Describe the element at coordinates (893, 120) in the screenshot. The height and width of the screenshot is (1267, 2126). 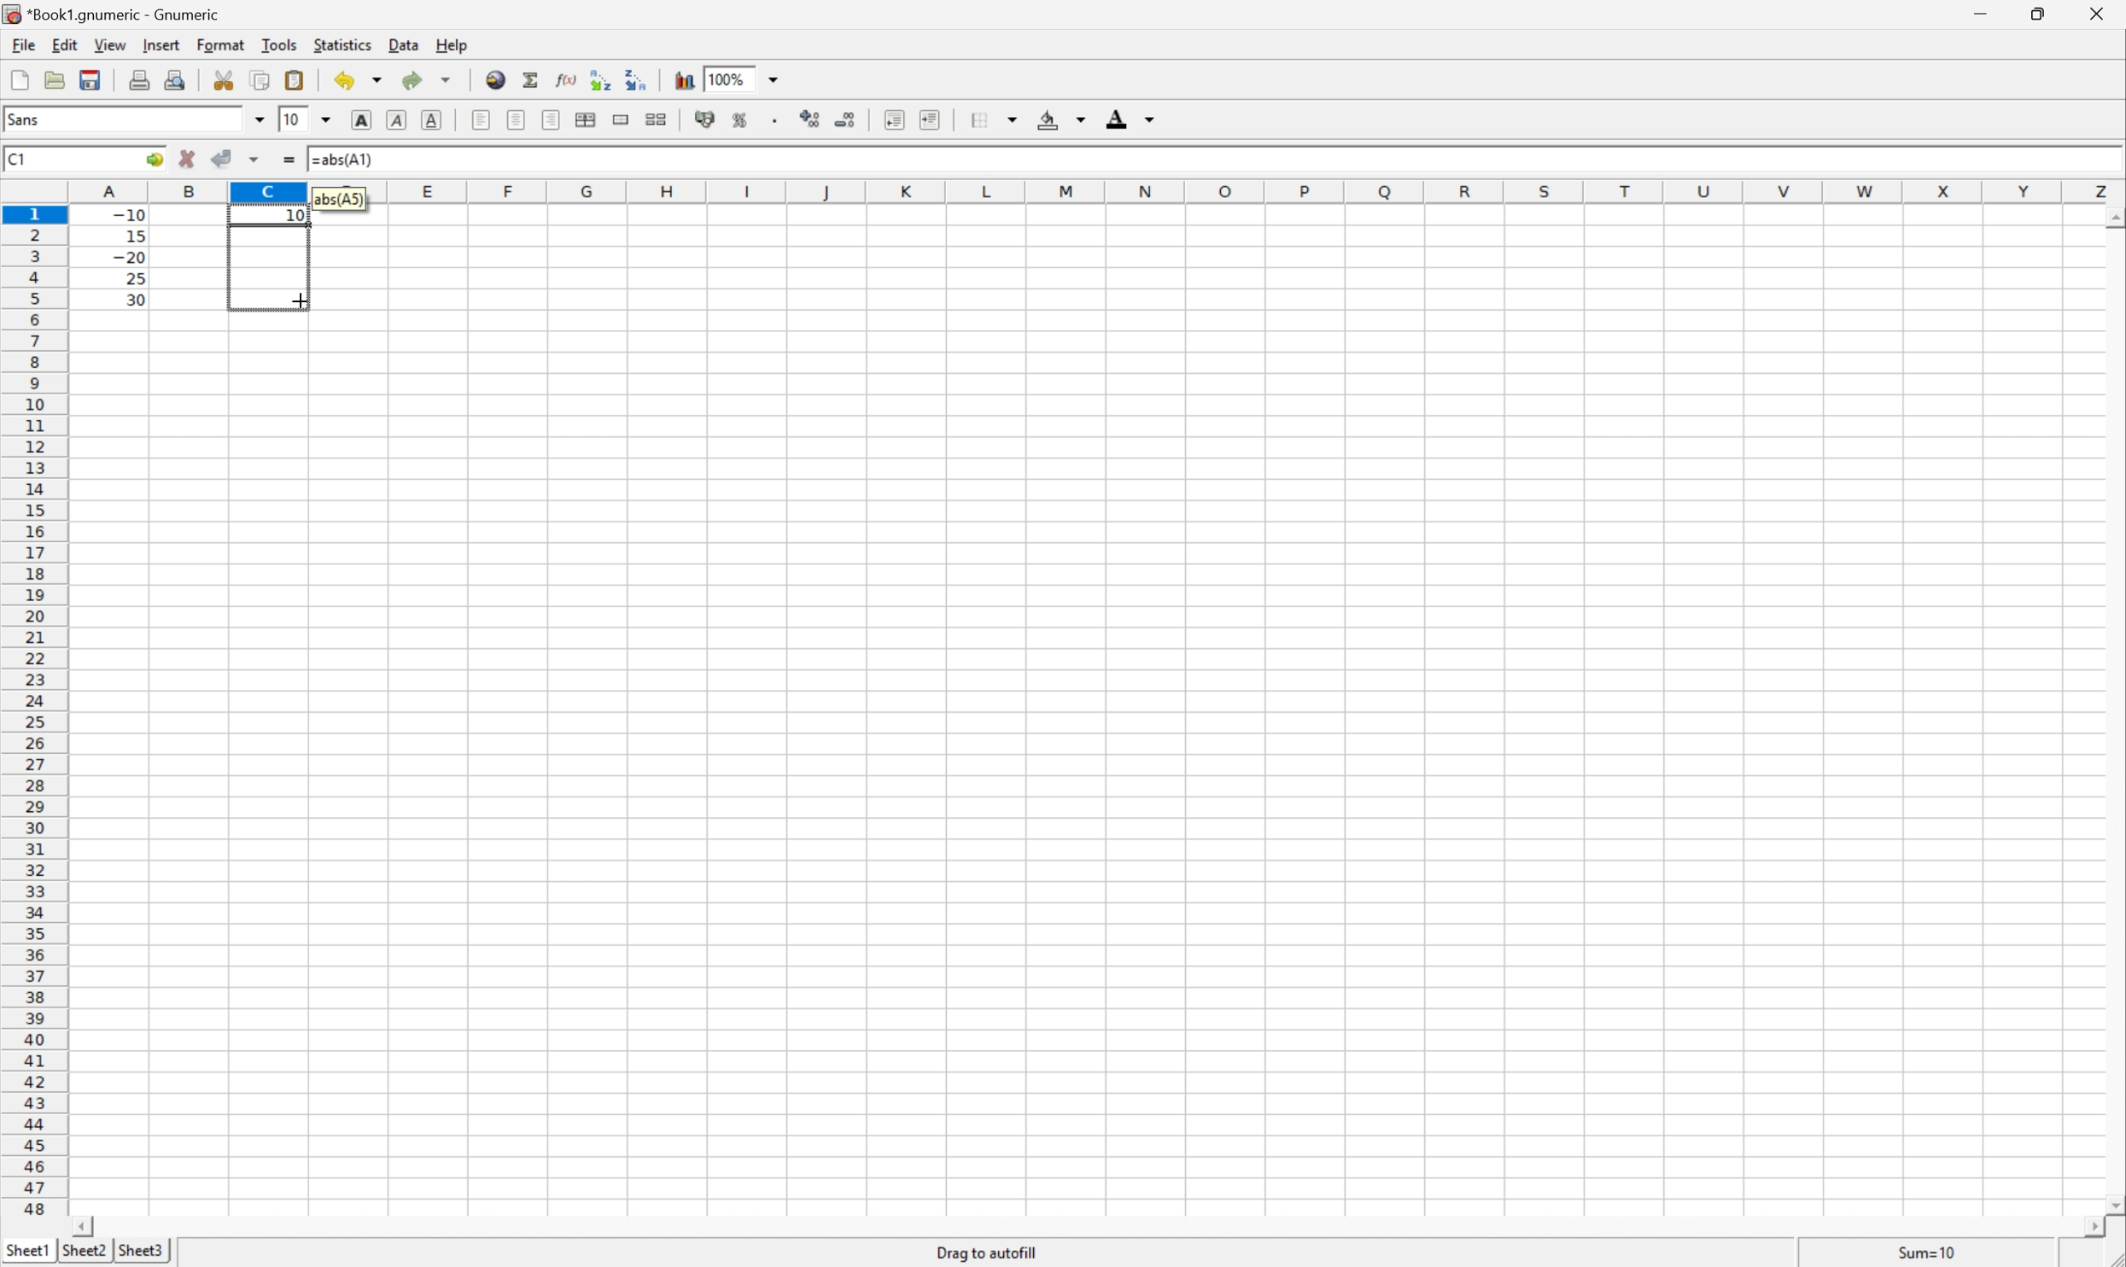
I see `decrease Indent, and align the content to the left` at that location.